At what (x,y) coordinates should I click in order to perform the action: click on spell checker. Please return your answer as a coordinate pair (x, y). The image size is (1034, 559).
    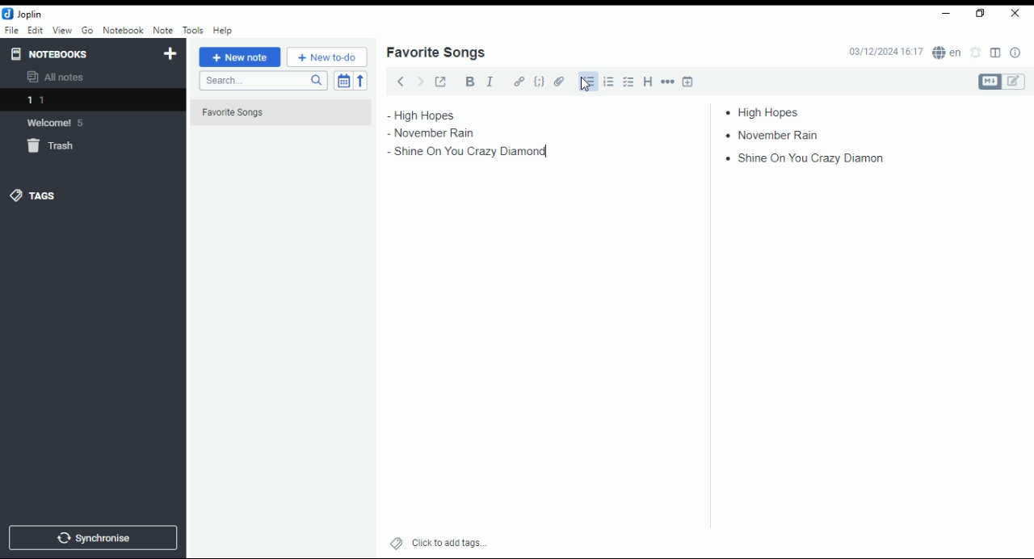
    Looking at the image, I should click on (948, 52).